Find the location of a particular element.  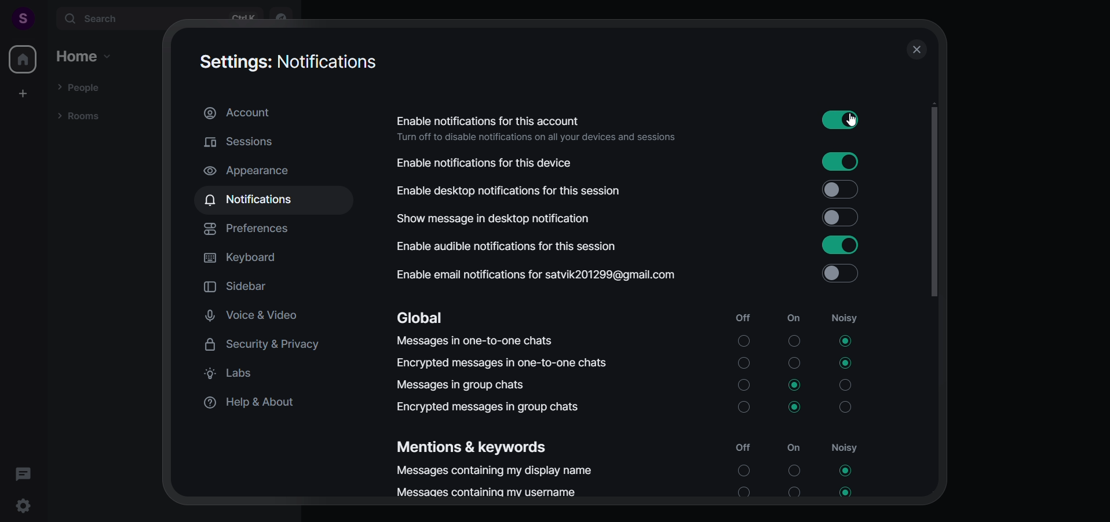

global is located at coordinates (432, 314).